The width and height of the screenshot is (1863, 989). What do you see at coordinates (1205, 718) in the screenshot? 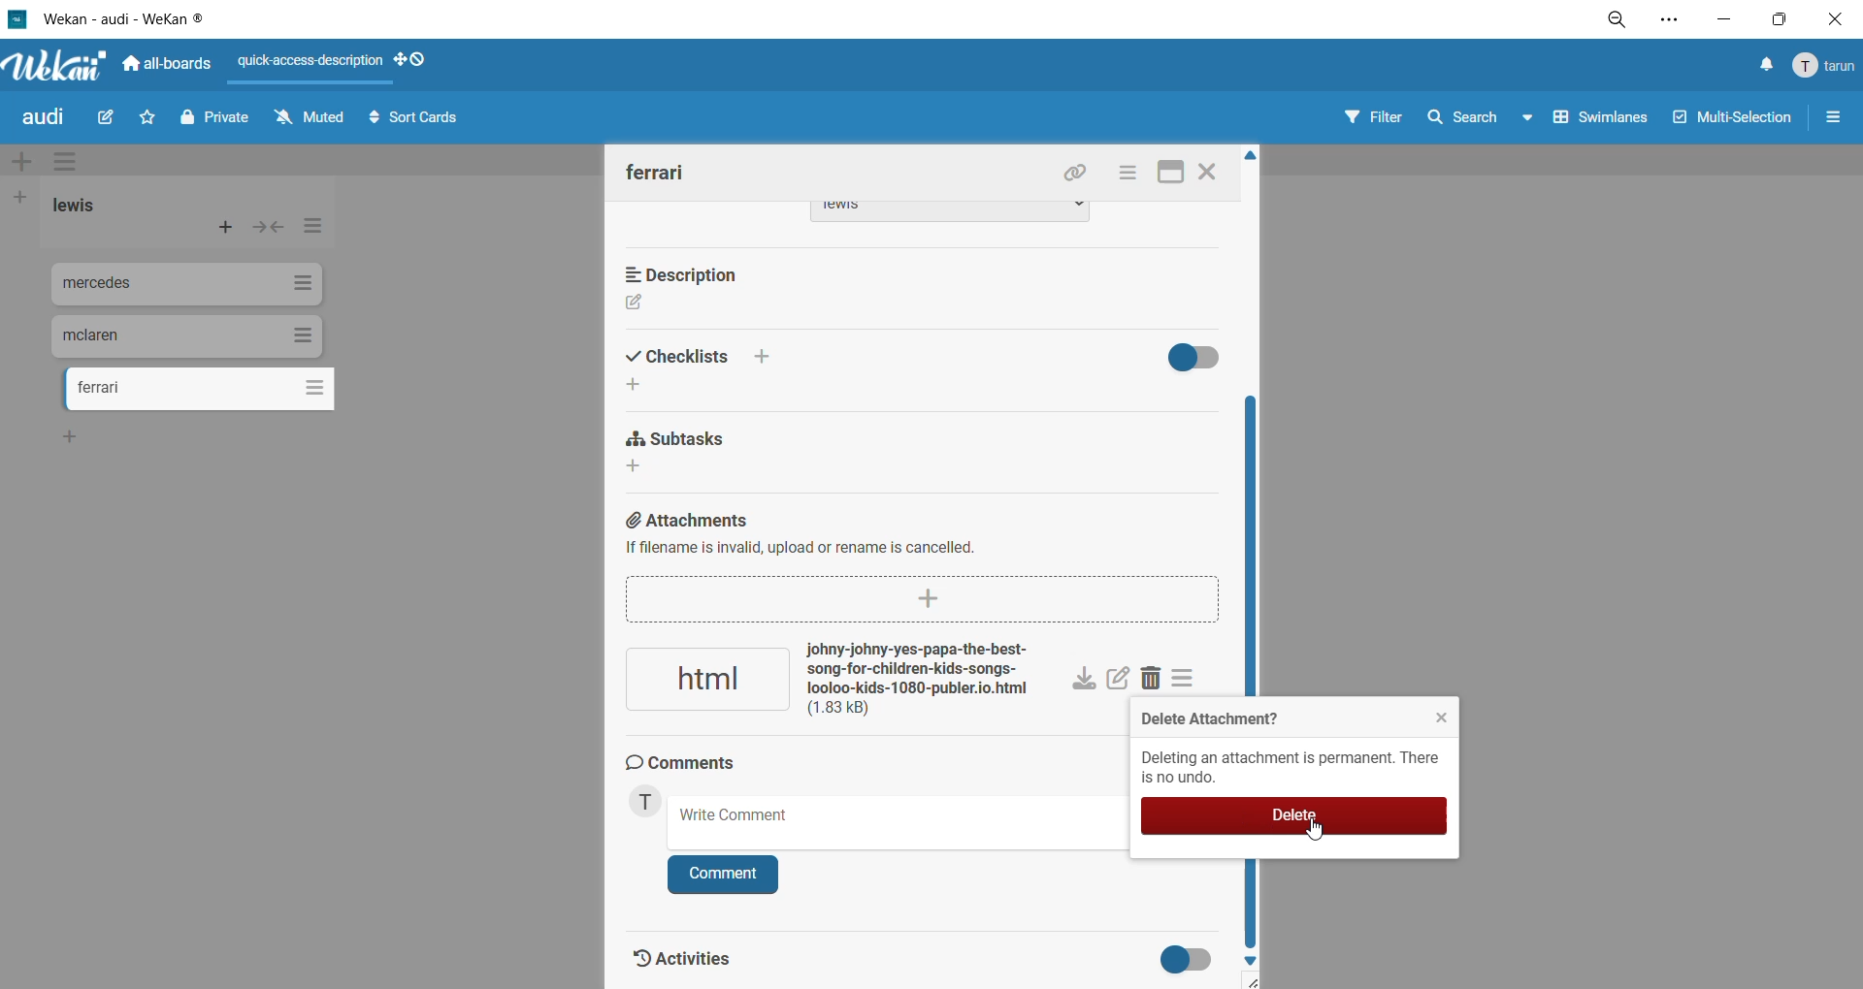
I see `delete attachment` at bounding box center [1205, 718].